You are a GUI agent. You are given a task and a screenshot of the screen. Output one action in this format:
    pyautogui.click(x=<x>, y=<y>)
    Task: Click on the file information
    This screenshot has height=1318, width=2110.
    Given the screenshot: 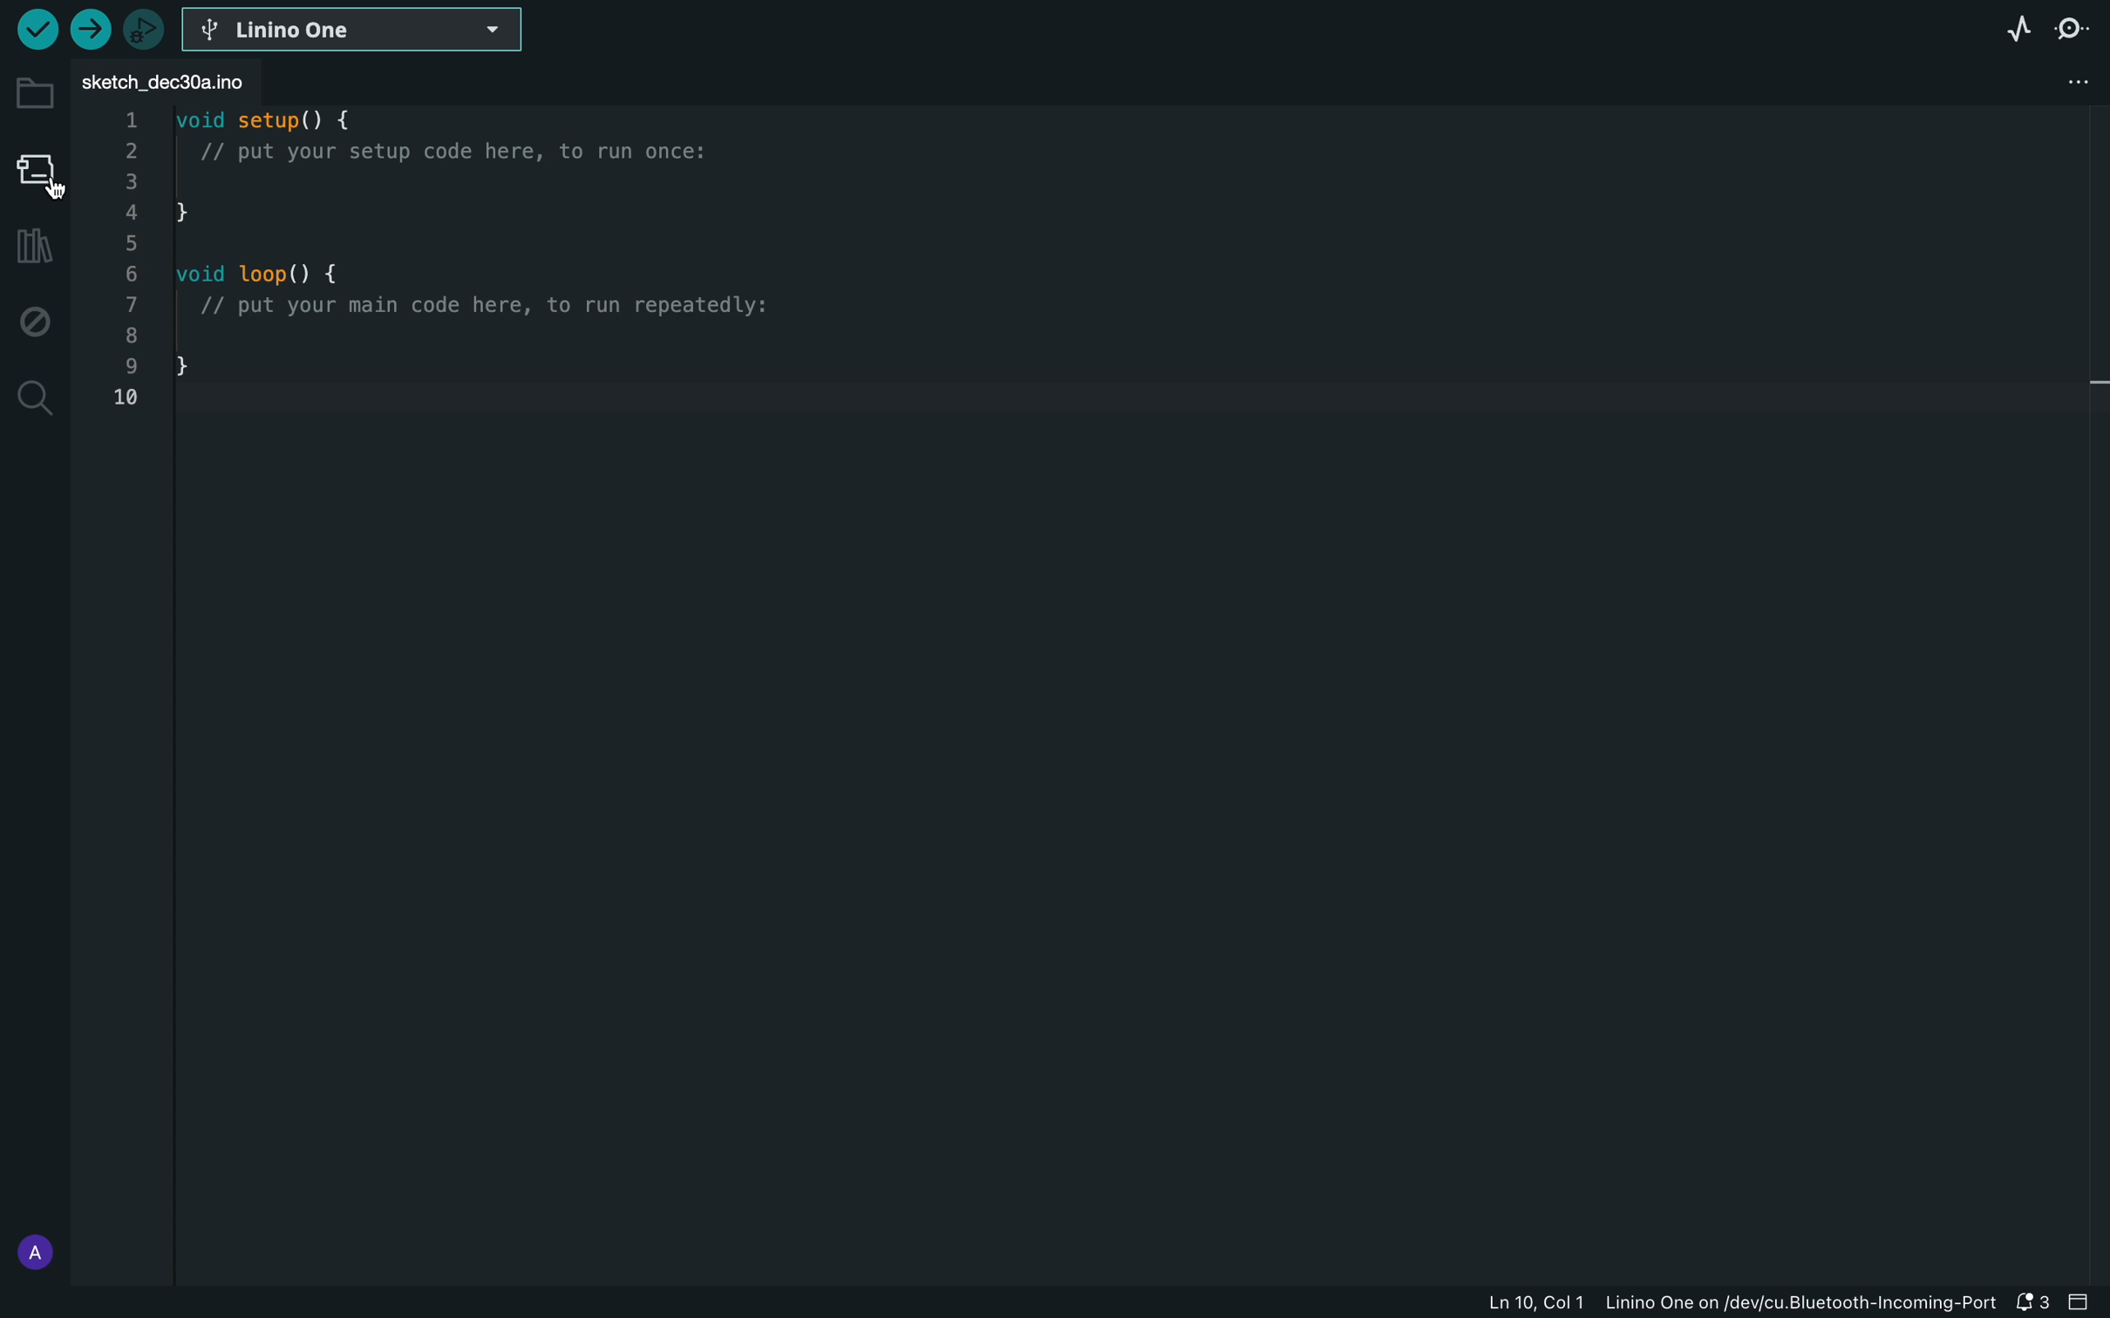 What is the action you would take?
    pyautogui.click(x=1703, y=1304)
    